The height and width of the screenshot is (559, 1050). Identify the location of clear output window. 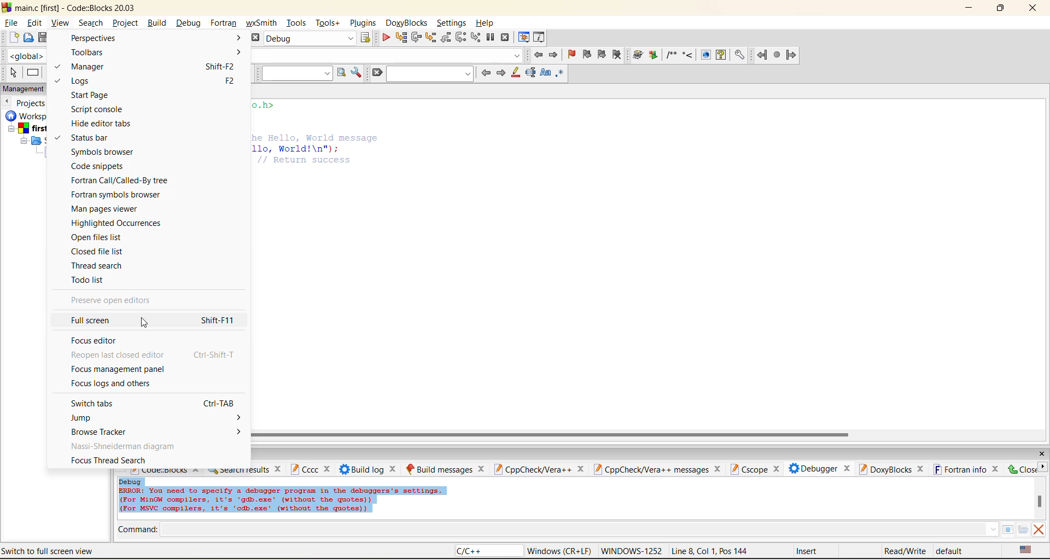
(1041, 530).